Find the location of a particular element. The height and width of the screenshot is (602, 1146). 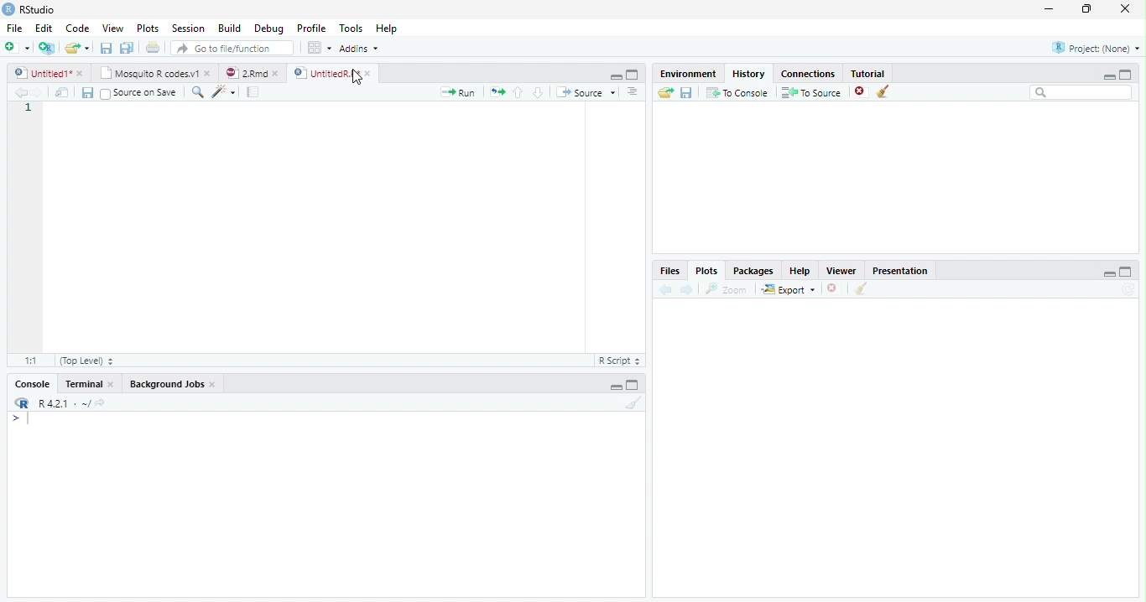

Packages is located at coordinates (755, 271).